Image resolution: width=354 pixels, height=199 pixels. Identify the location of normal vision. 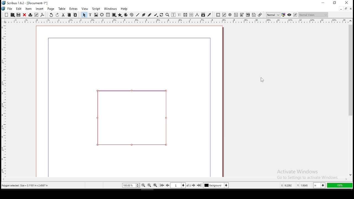
(313, 15).